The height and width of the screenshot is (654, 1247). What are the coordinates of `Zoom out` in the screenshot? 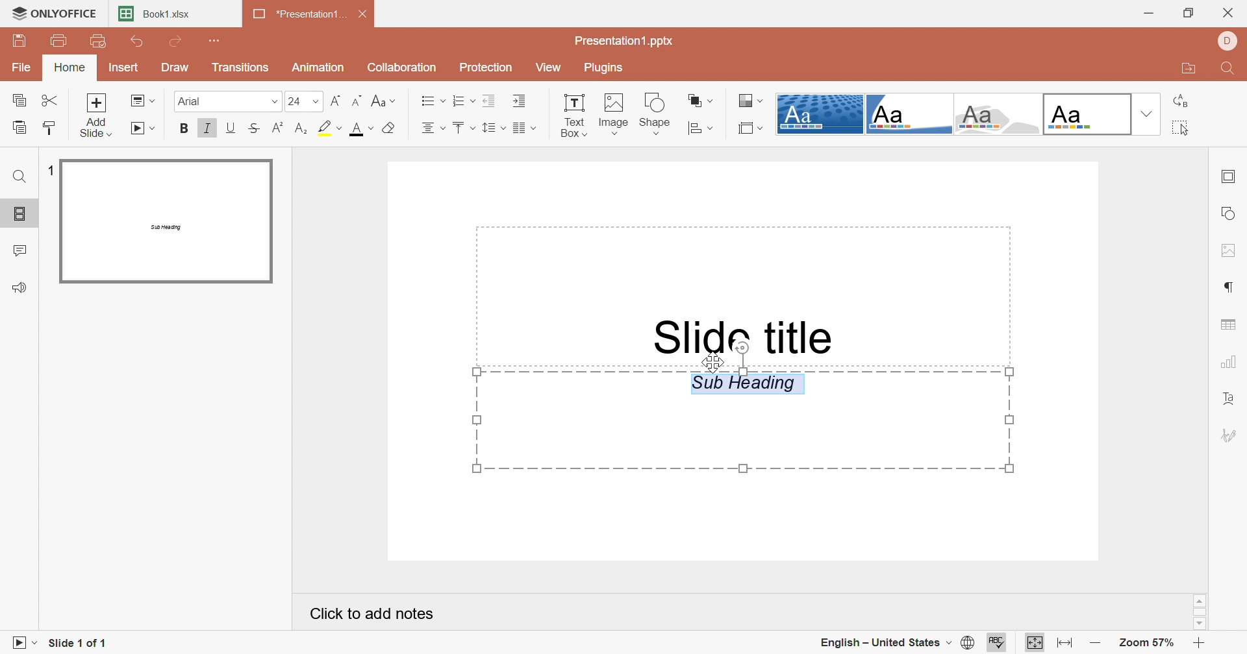 It's located at (1094, 640).